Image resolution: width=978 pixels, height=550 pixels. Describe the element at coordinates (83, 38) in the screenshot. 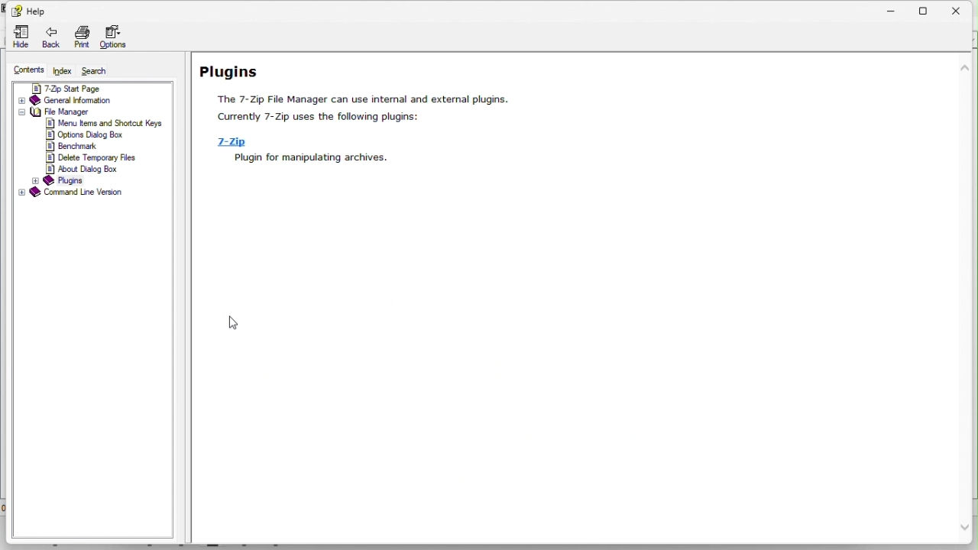

I see `Print` at that location.